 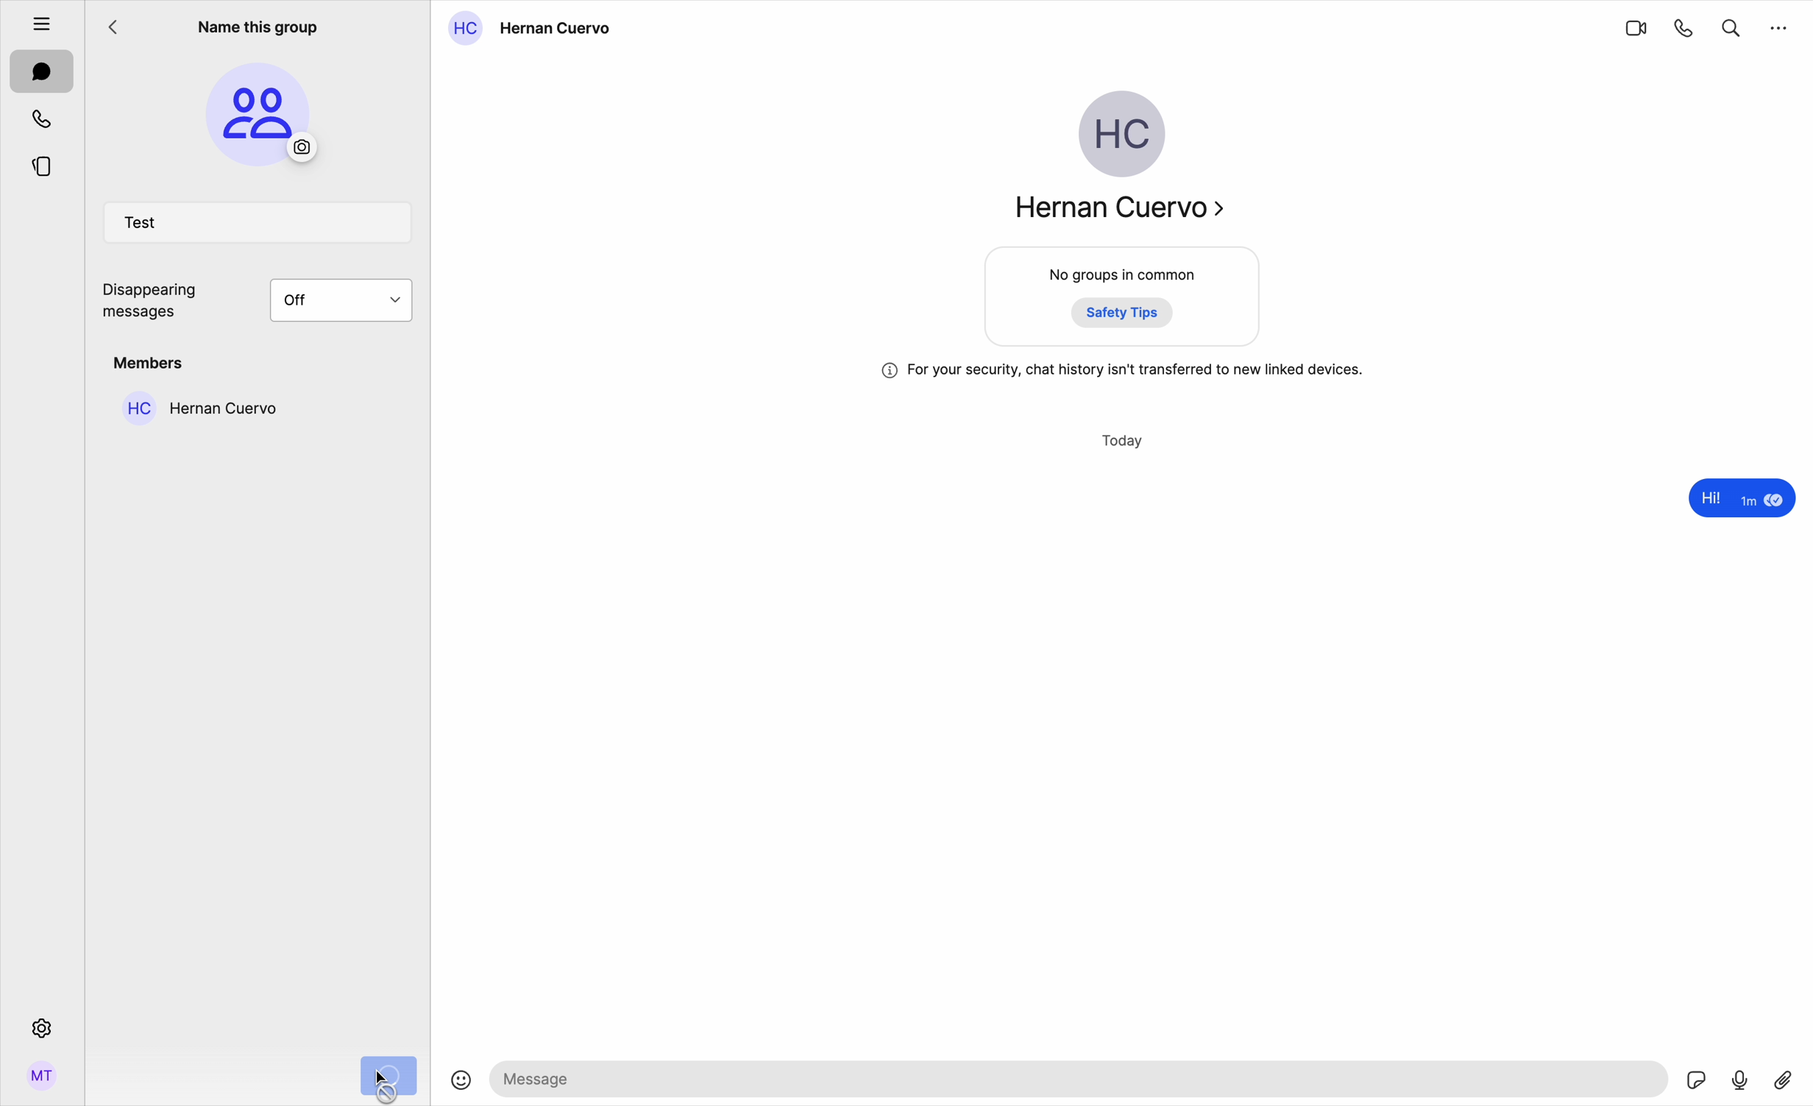 I want to click on search, so click(x=1731, y=25).